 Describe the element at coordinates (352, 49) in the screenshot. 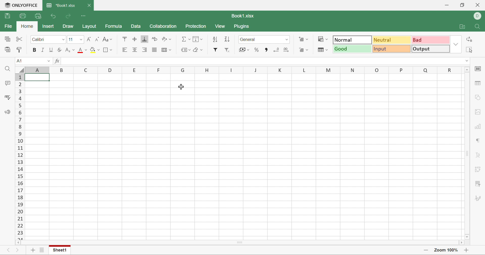

I see `Good` at that location.